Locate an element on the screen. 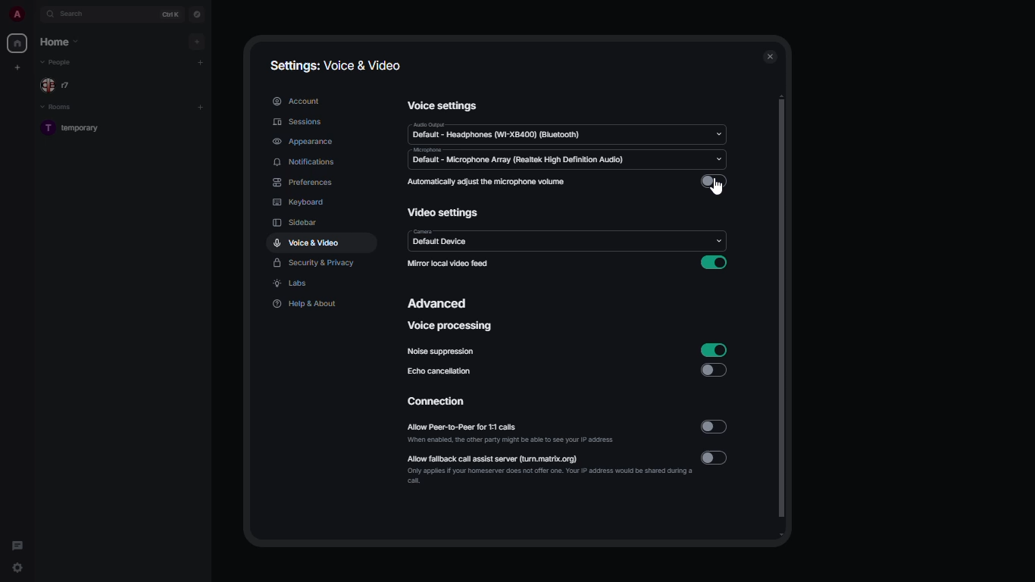 The height and width of the screenshot is (582, 1035). drop down is located at coordinates (722, 159).